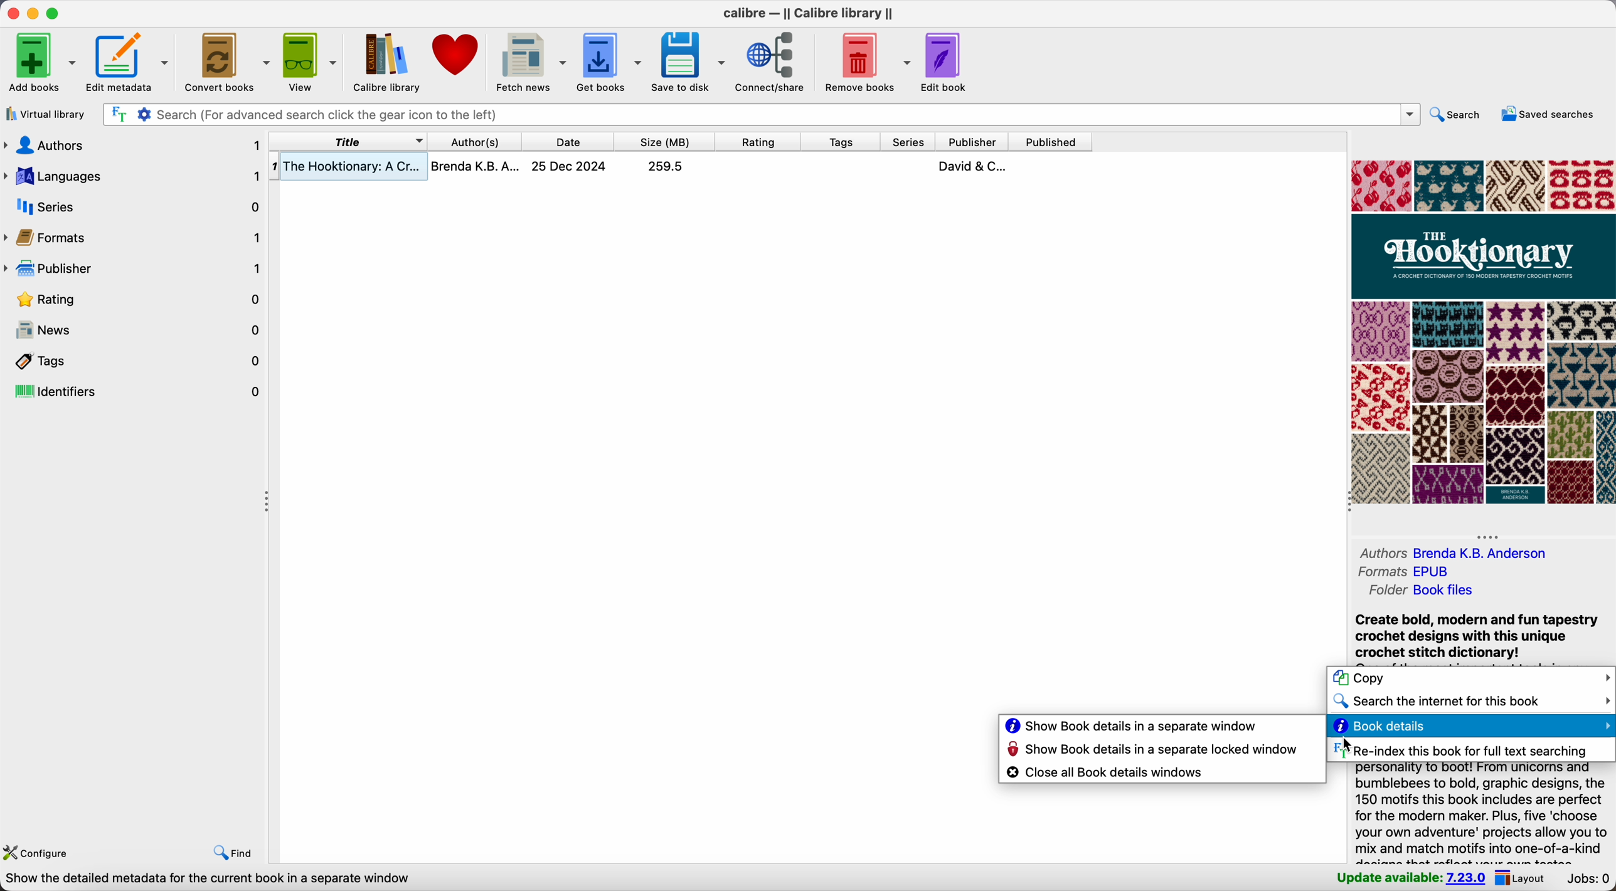  I want to click on authors, so click(1465, 554).